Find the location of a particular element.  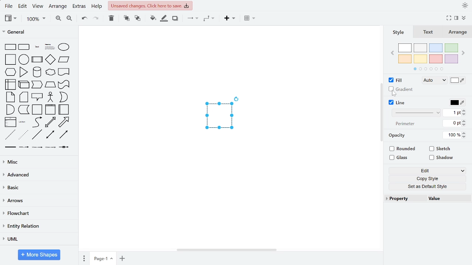

unsaved changes. Click here to save is located at coordinates (151, 6).